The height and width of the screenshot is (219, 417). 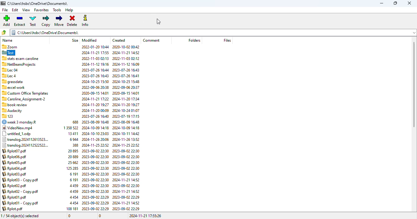 I want to click on 2023-09-02 22:30, so click(x=96, y=180).